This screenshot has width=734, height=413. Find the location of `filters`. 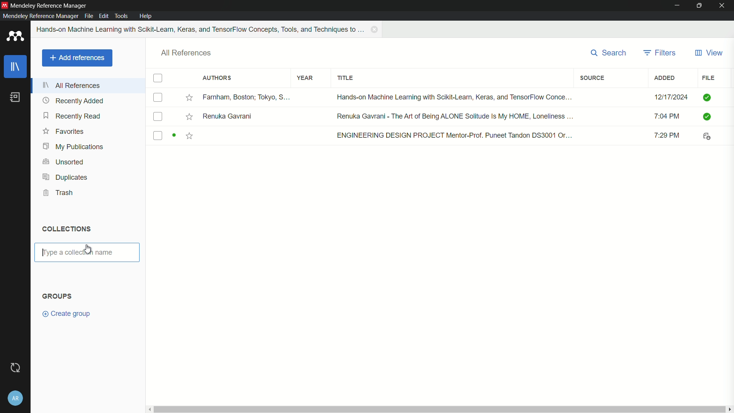

filters is located at coordinates (659, 53).